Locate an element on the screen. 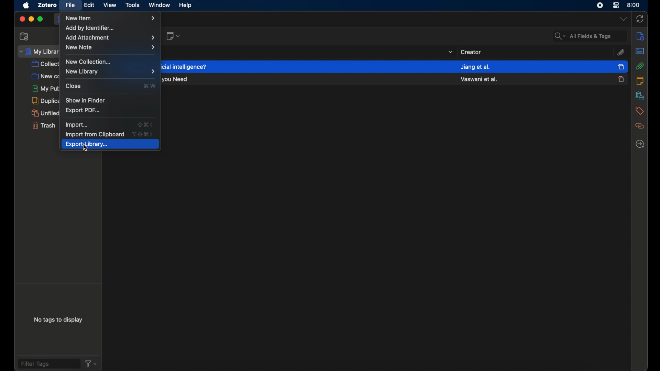  all fields and tags is located at coordinates (590, 36).